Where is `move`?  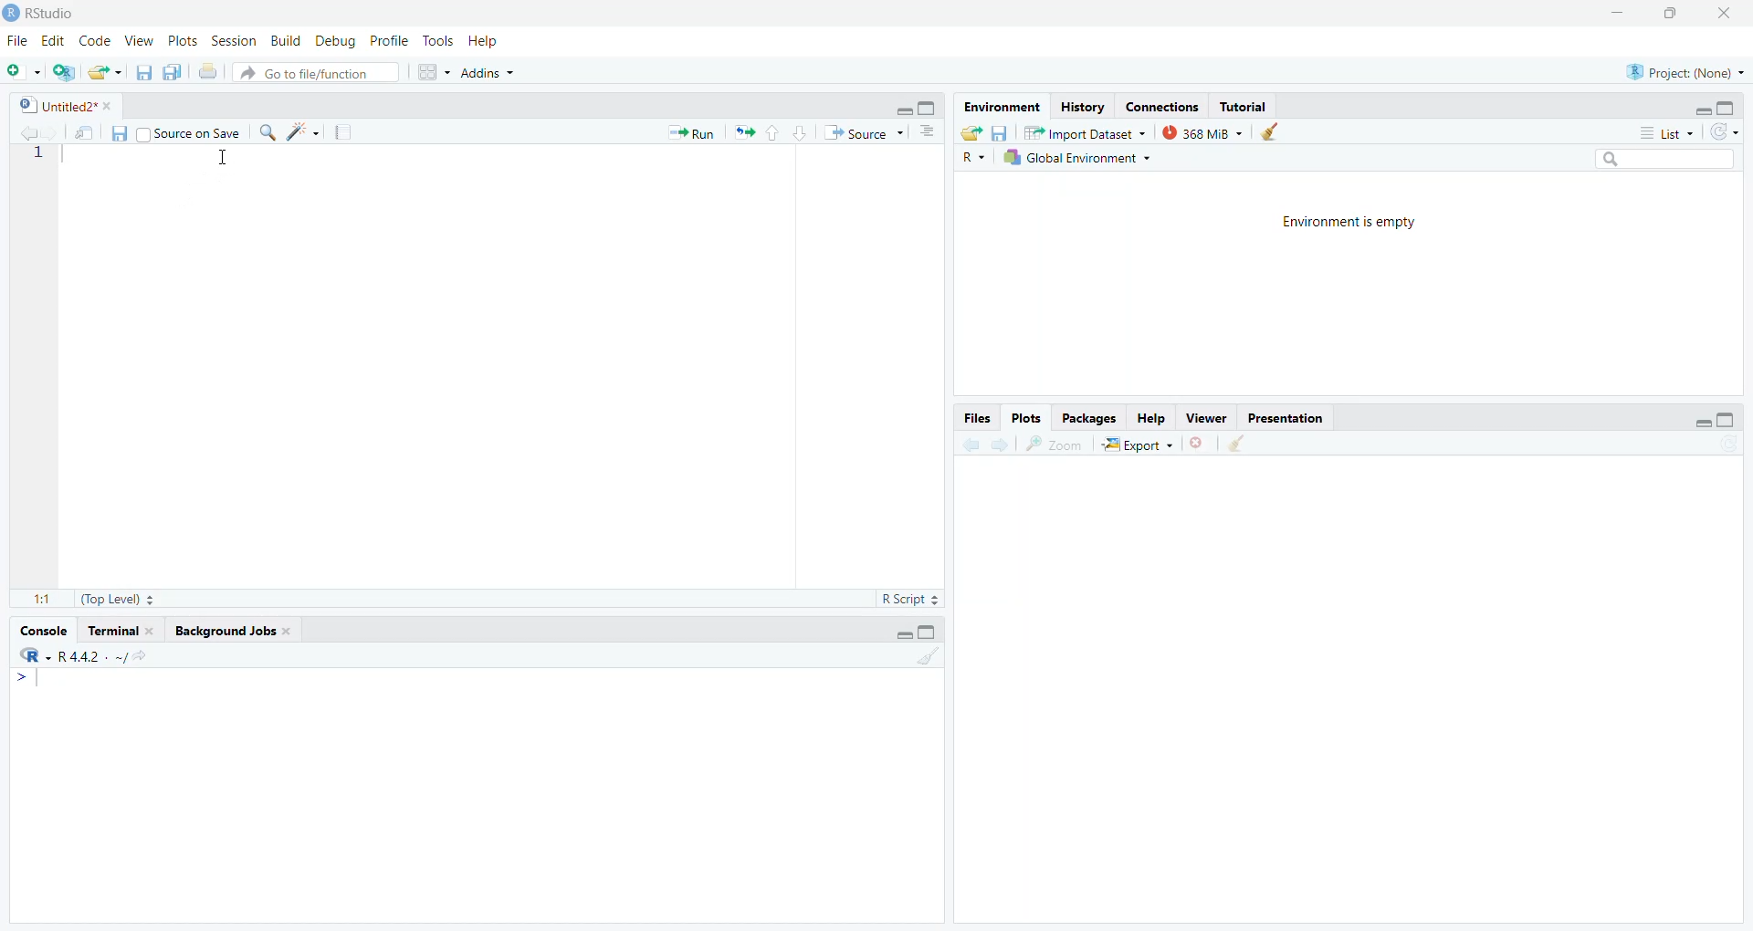
move is located at coordinates (86, 134).